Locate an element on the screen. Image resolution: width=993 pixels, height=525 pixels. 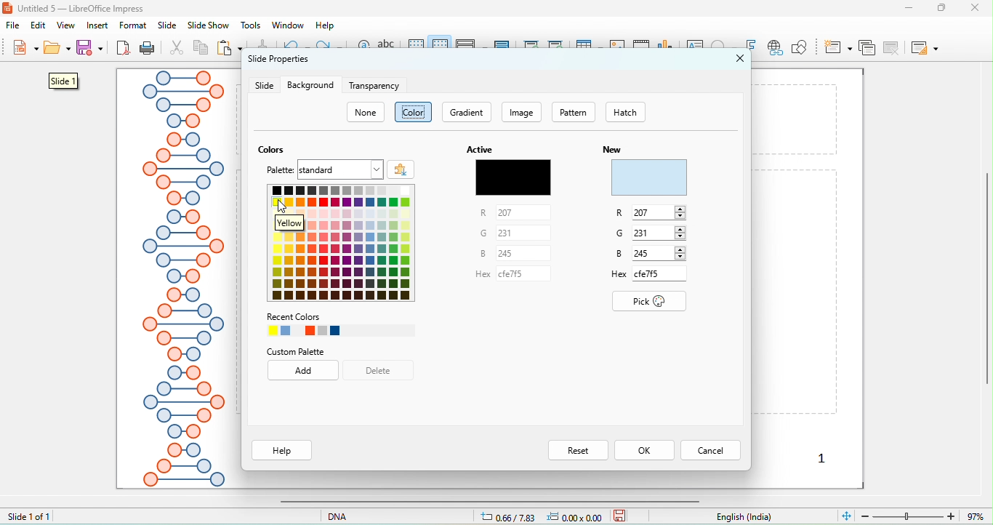
DNA is located at coordinates (358, 516).